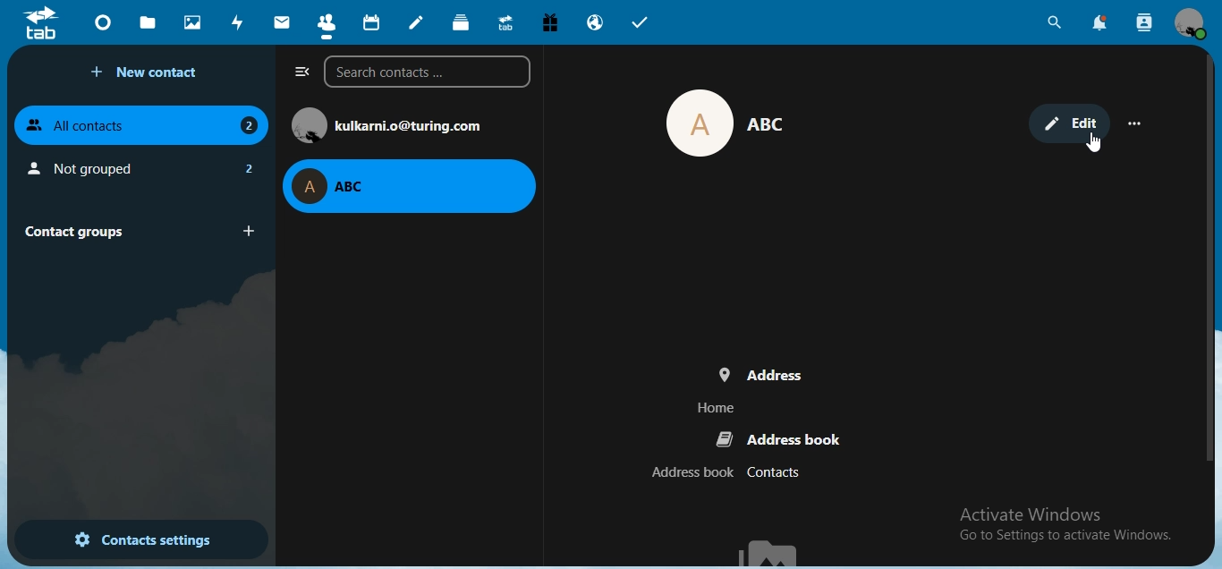  What do you see at coordinates (504, 21) in the screenshot?
I see `upgrade` at bounding box center [504, 21].